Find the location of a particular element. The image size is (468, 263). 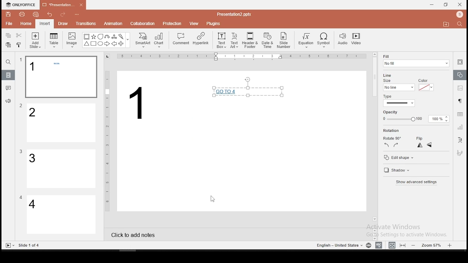

chart settings is located at coordinates (460, 127).